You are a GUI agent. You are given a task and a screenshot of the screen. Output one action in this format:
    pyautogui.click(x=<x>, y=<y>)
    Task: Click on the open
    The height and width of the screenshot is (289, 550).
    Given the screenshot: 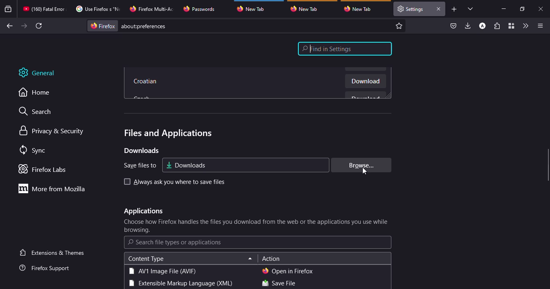 What is the action you would take?
    pyautogui.click(x=288, y=271)
    